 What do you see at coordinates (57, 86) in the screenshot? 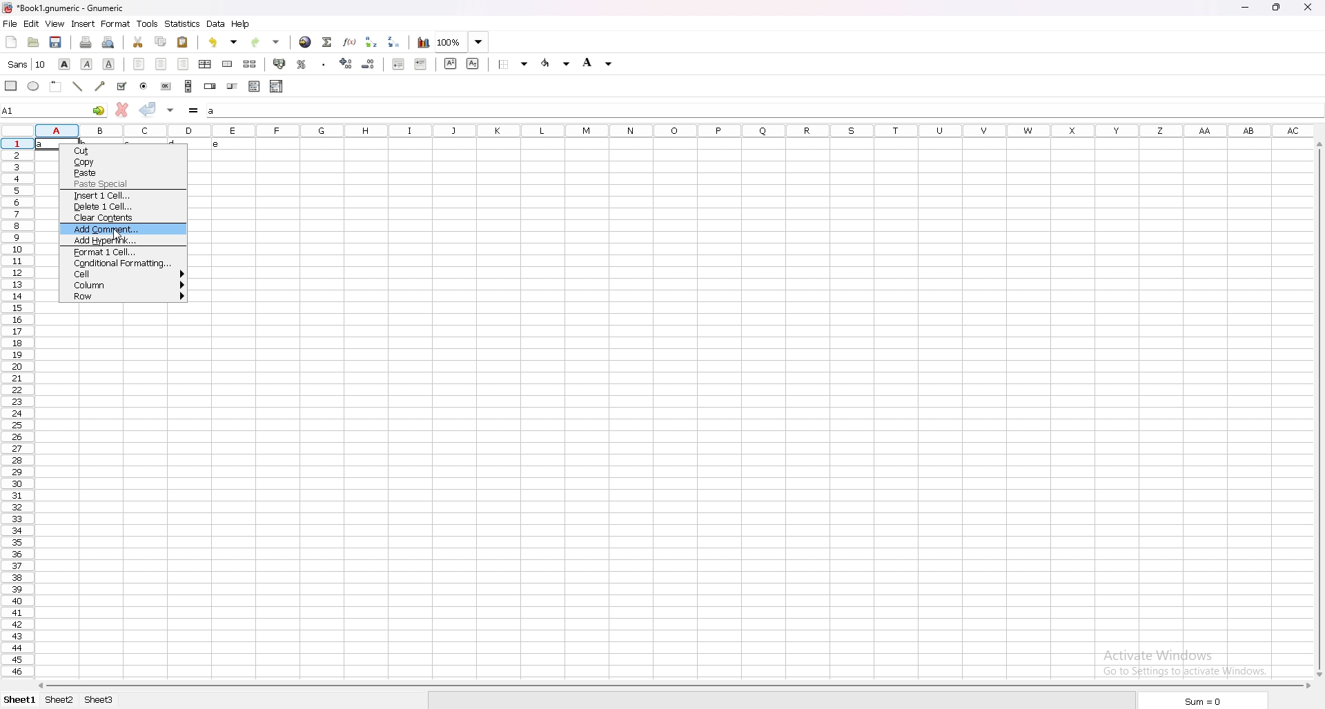
I see `frame` at bounding box center [57, 86].